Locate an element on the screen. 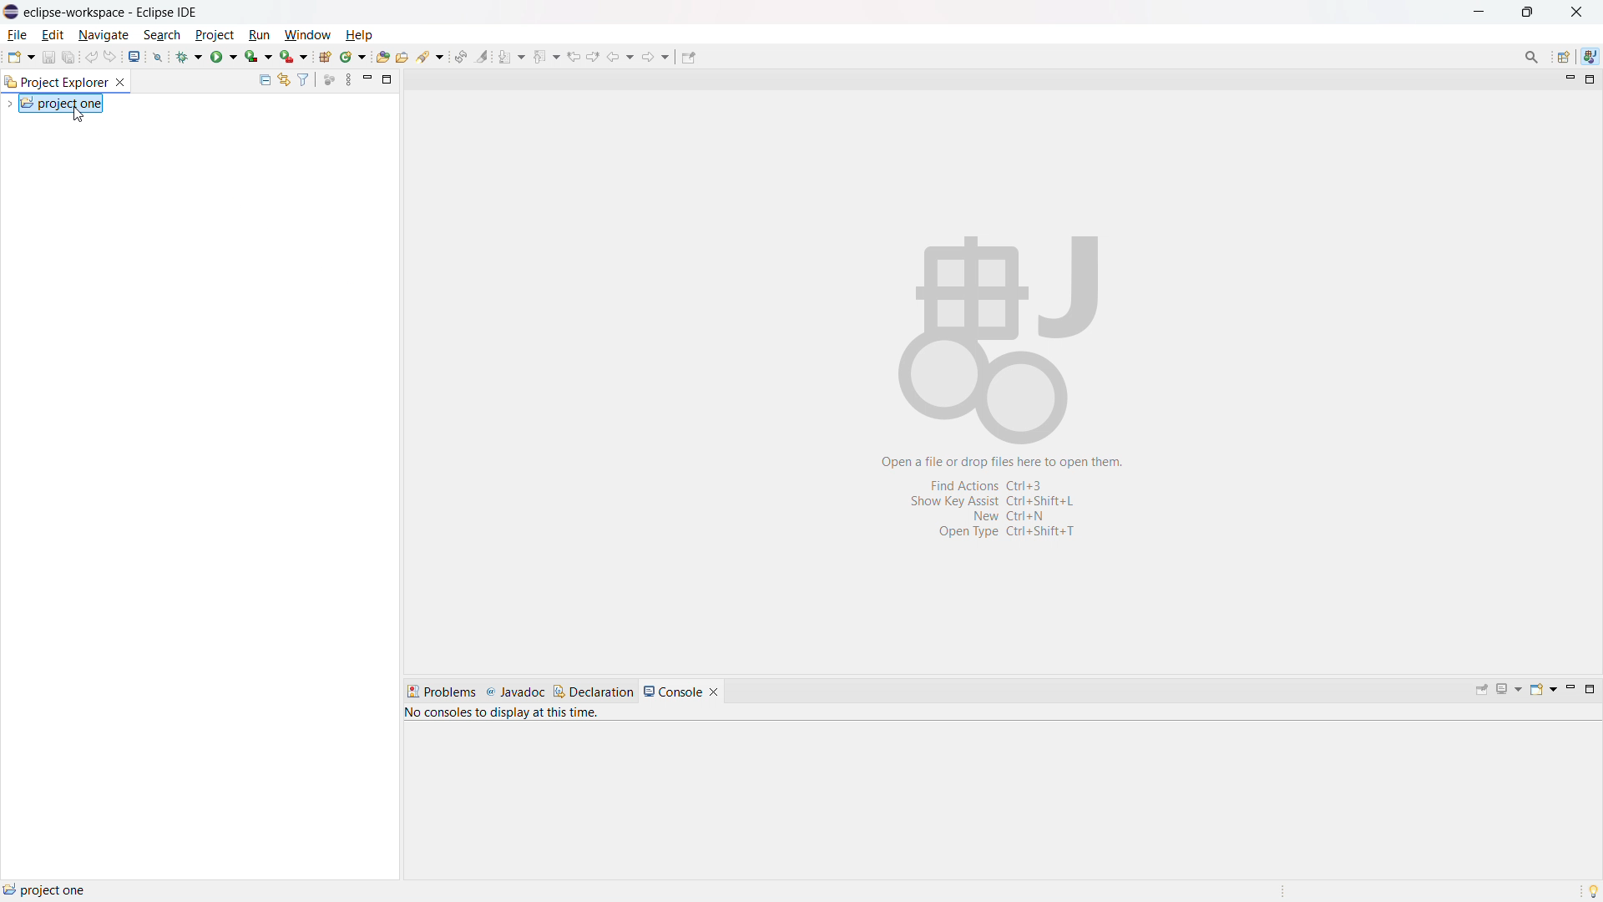 The width and height of the screenshot is (1603, 902). maximize is located at coordinates (1478, 12).